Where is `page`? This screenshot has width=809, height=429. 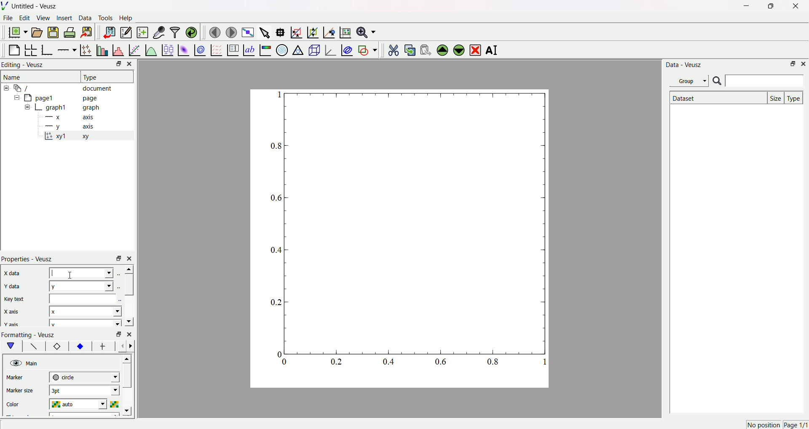
page is located at coordinates (394, 241).